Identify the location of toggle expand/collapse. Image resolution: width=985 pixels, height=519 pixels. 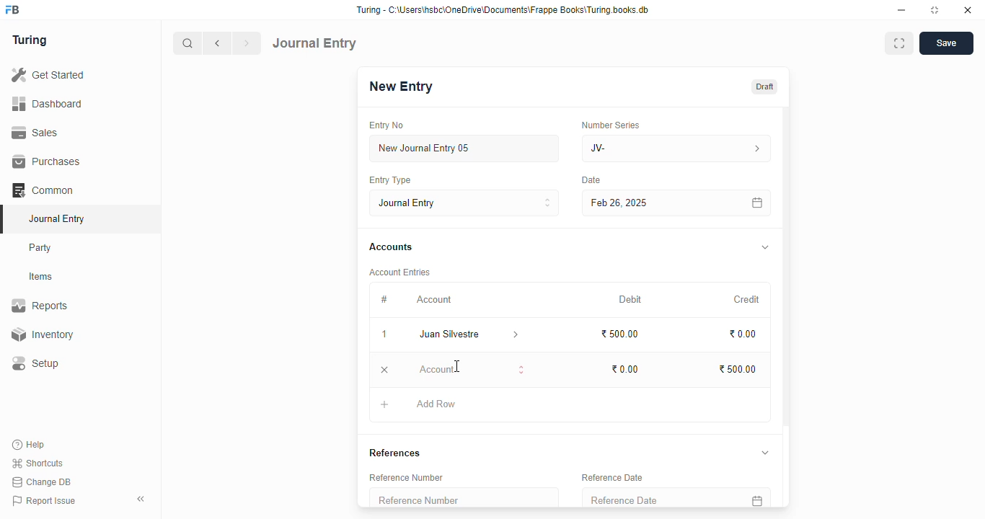
(766, 248).